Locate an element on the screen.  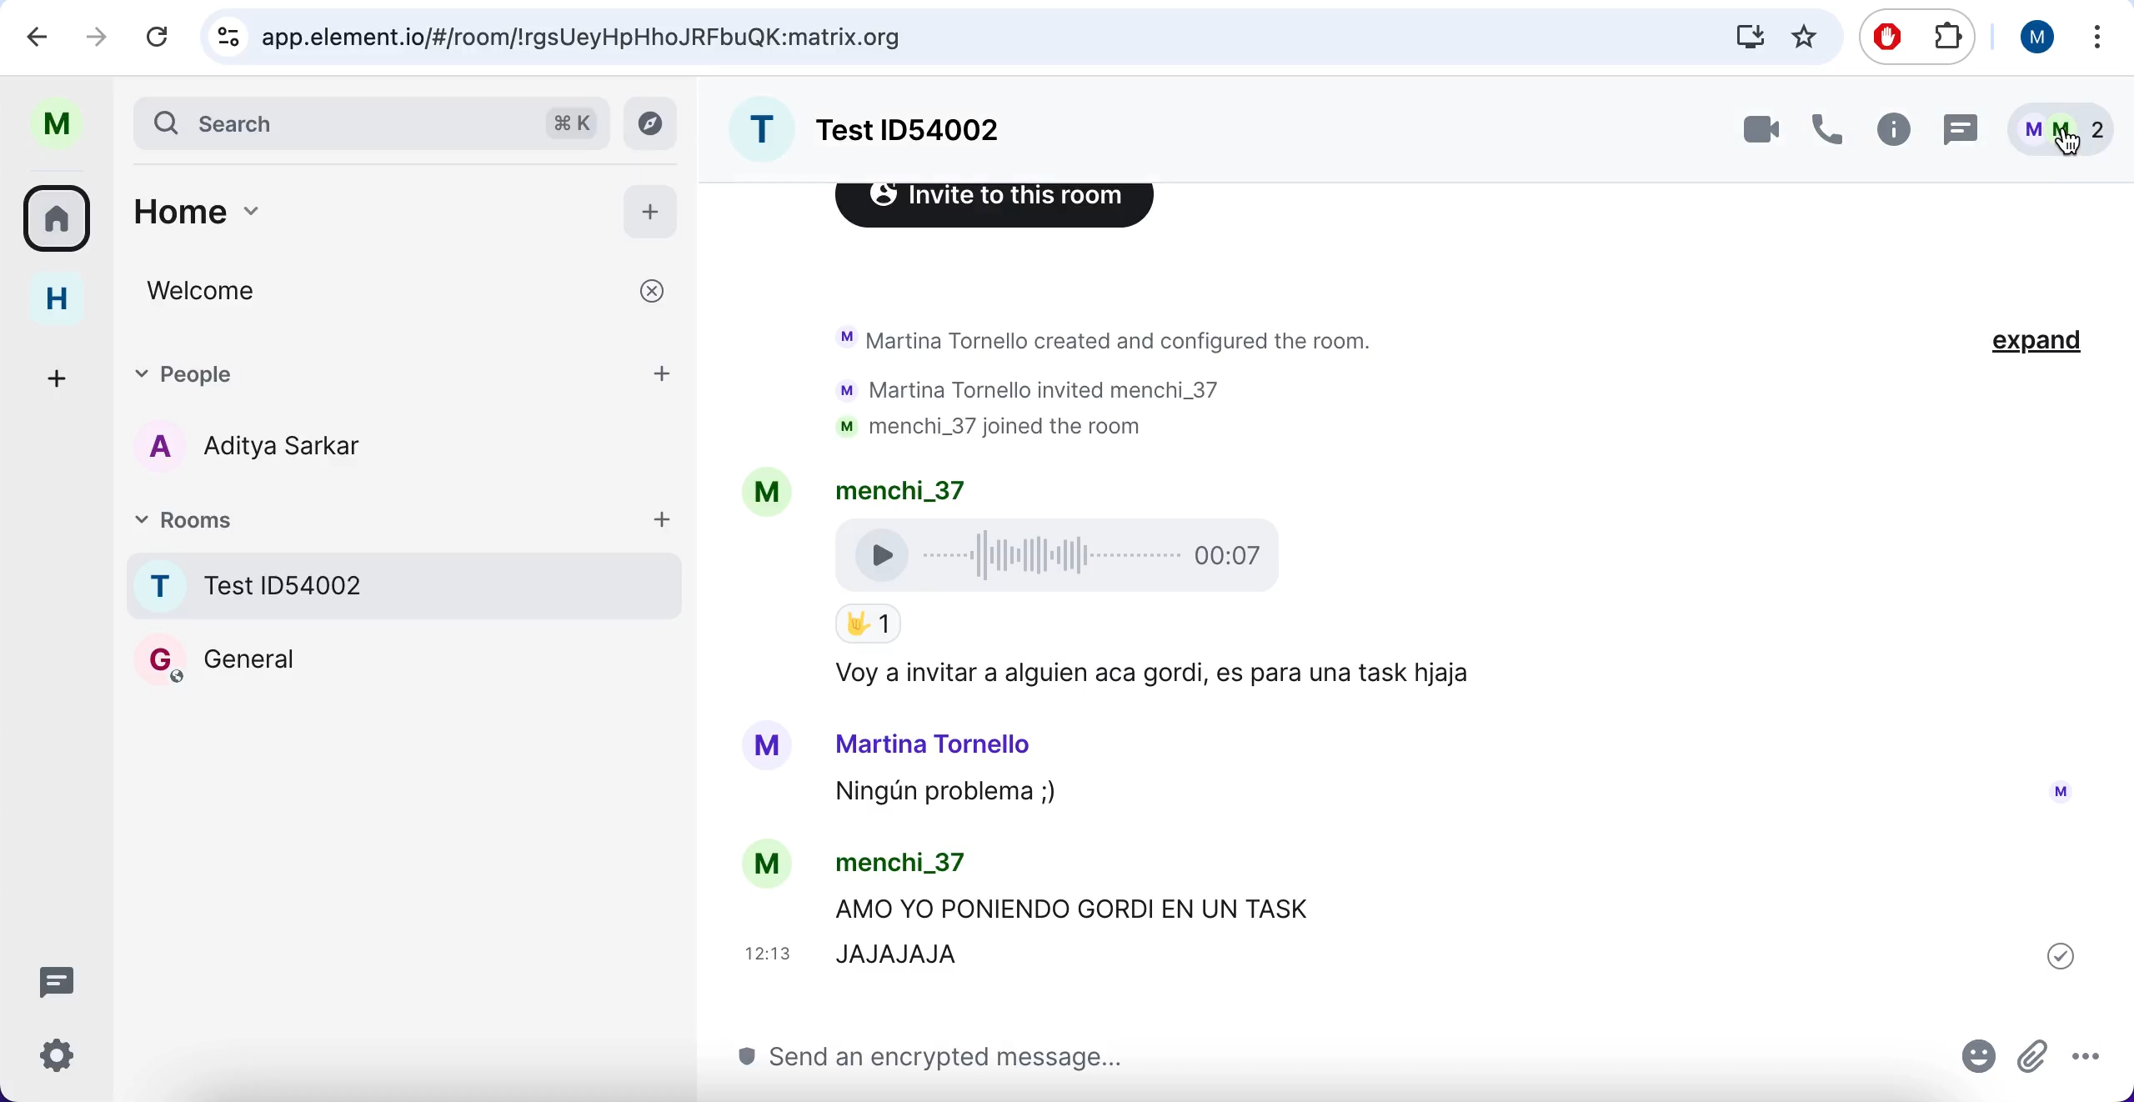
call is located at coordinates (1826, 132).